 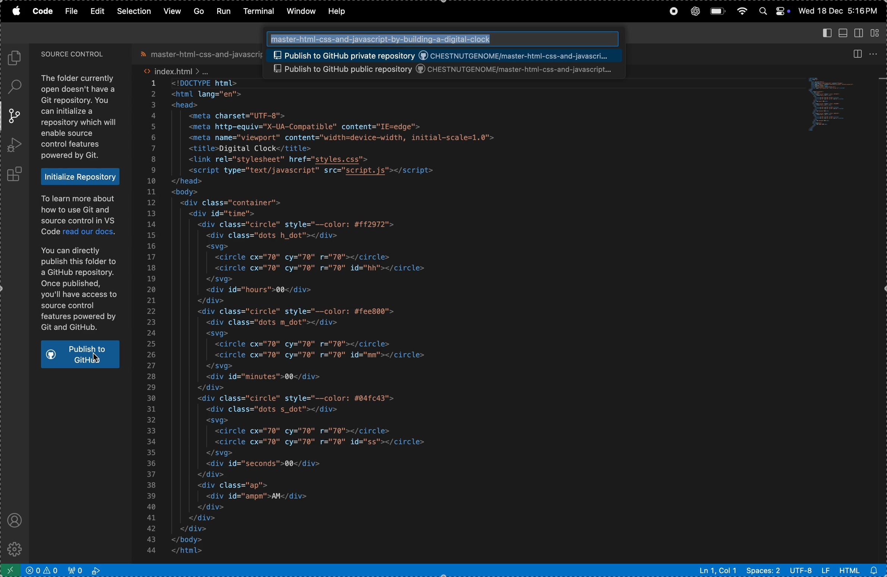 What do you see at coordinates (94, 358) in the screenshot?
I see `Cursor` at bounding box center [94, 358].